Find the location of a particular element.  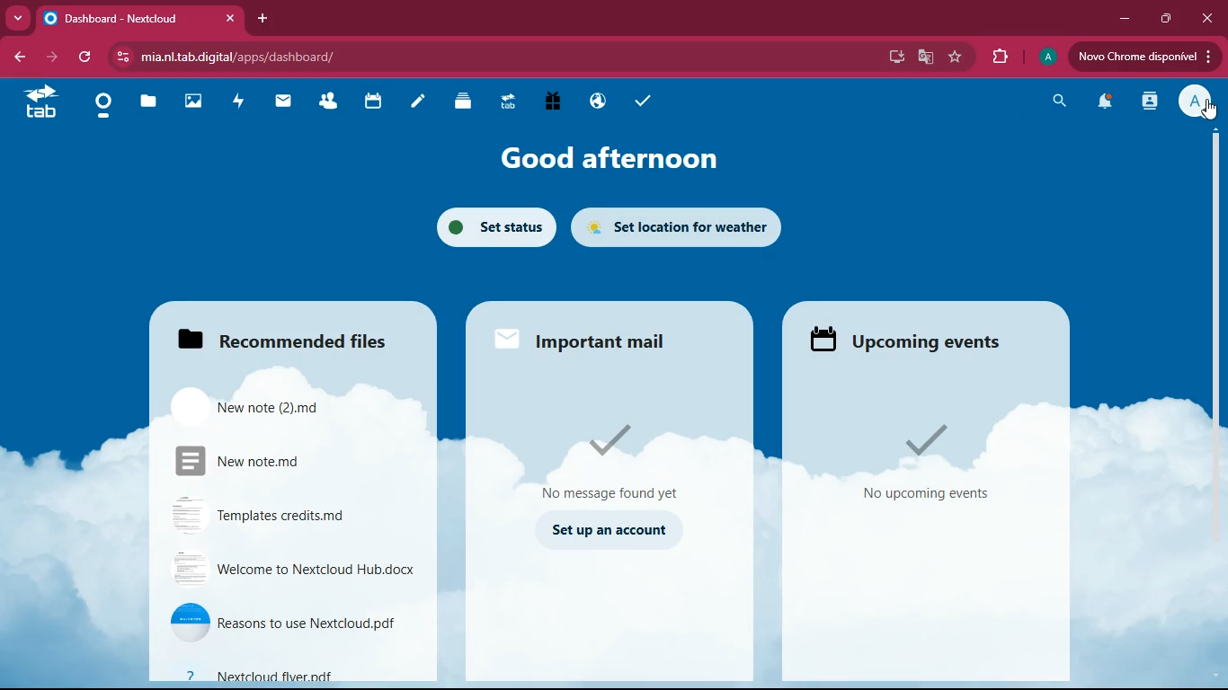

google translate is located at coordinates (924, 55).